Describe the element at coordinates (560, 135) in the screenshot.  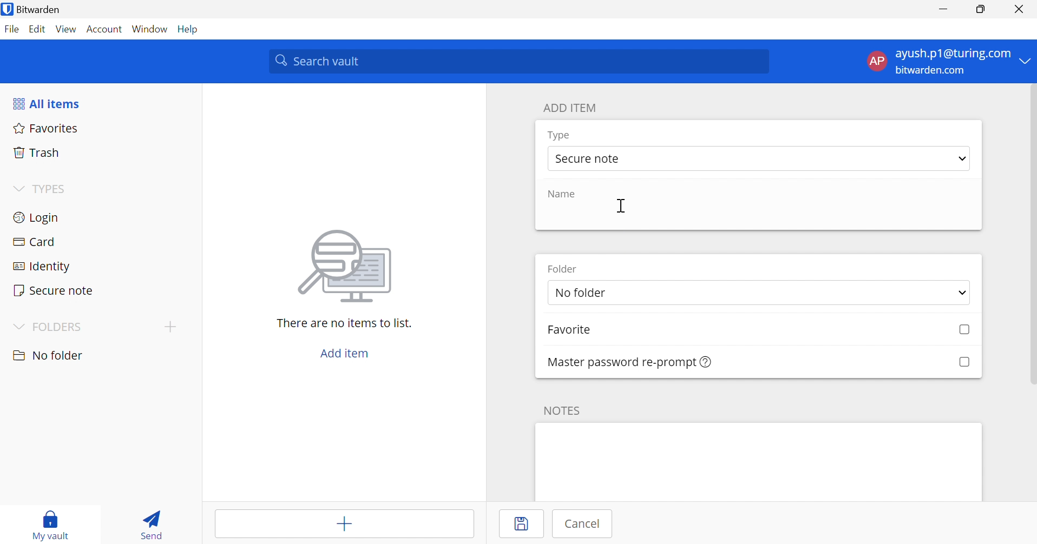
I see `Type` at that location.